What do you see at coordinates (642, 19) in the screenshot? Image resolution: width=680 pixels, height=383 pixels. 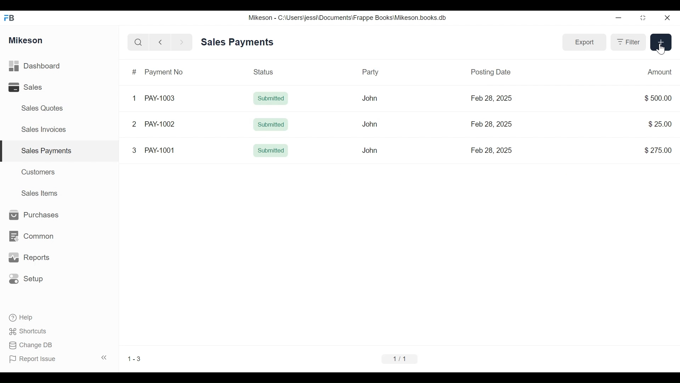 I see `Maximize` at bounding box center [642, 19].